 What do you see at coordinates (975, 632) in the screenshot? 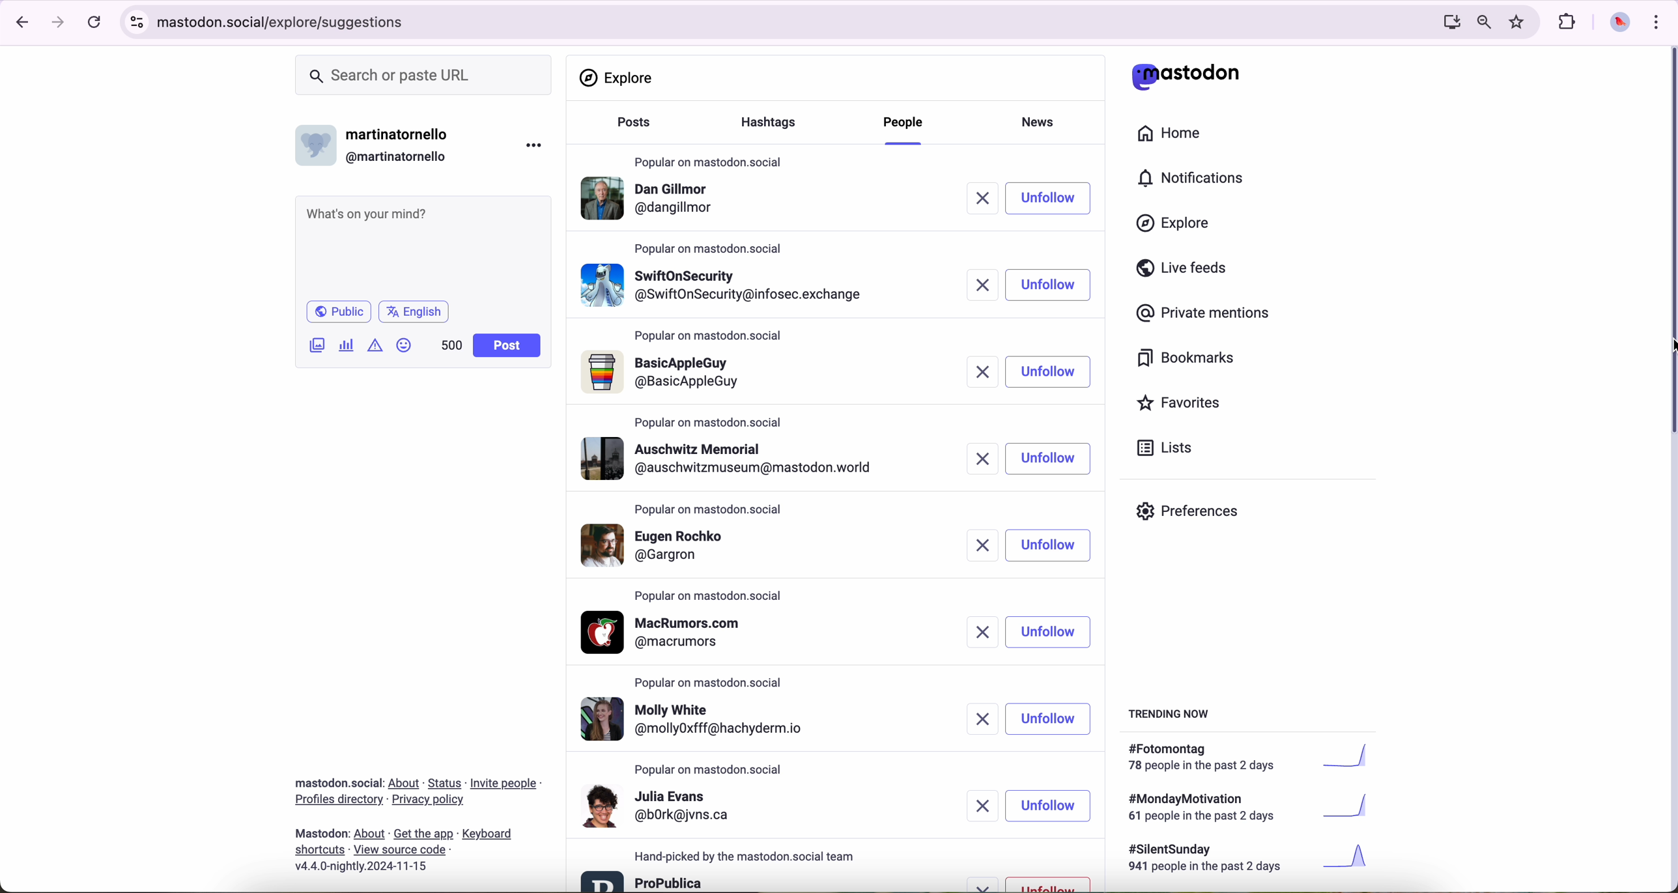
I see `remove` at bounding box center [975, 632].